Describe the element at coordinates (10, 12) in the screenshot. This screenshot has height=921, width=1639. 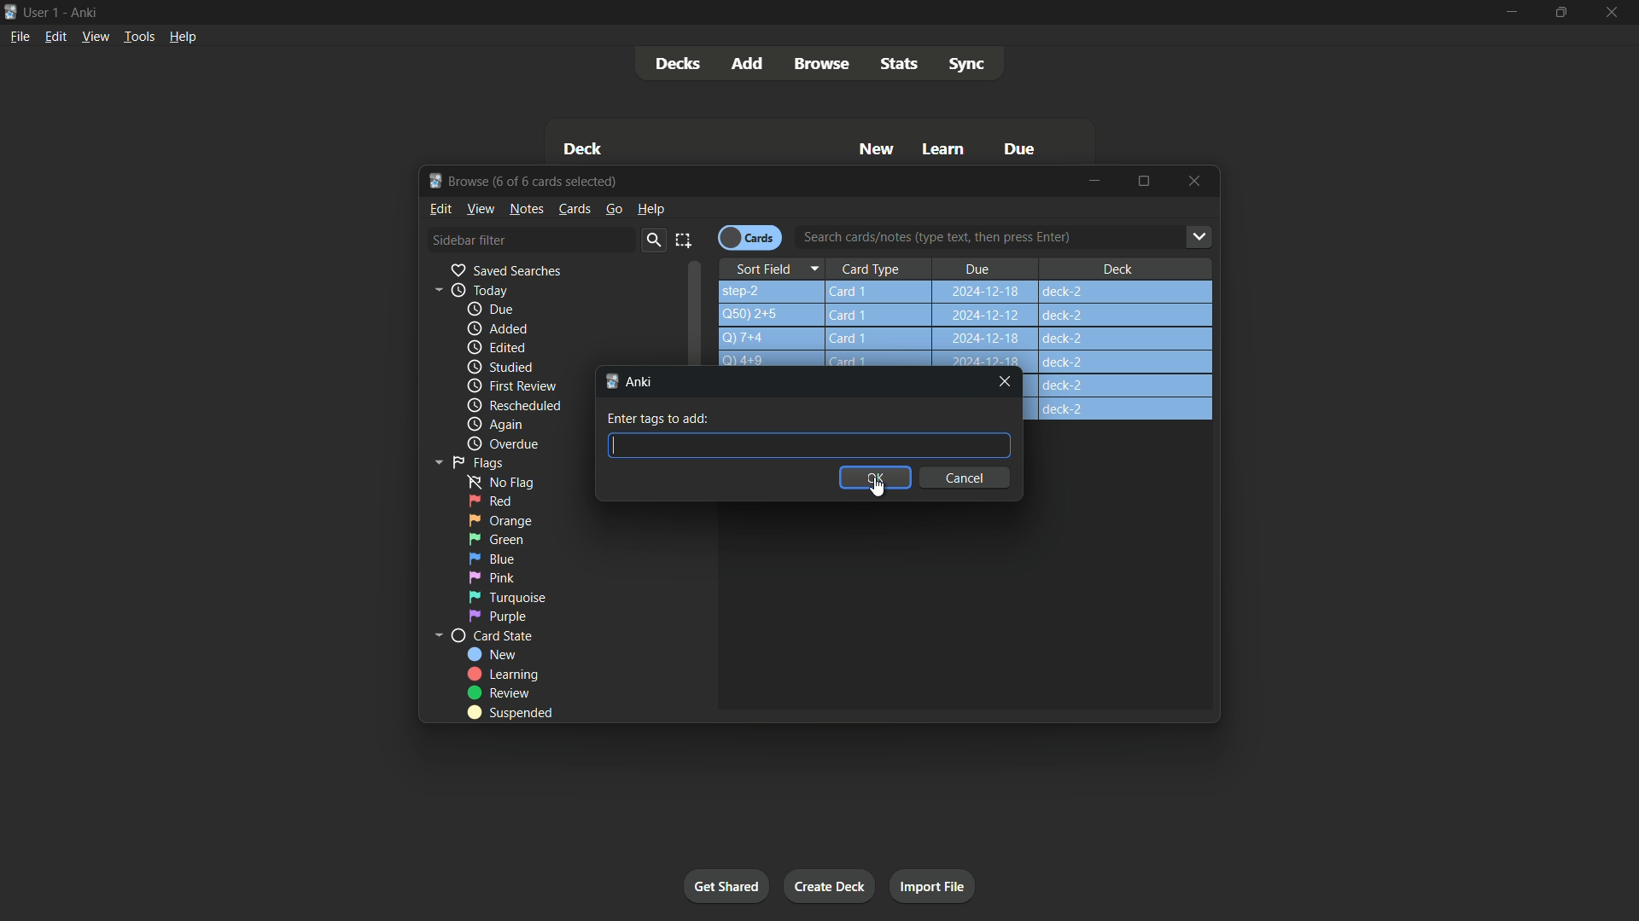
I see `App icon` at that location.